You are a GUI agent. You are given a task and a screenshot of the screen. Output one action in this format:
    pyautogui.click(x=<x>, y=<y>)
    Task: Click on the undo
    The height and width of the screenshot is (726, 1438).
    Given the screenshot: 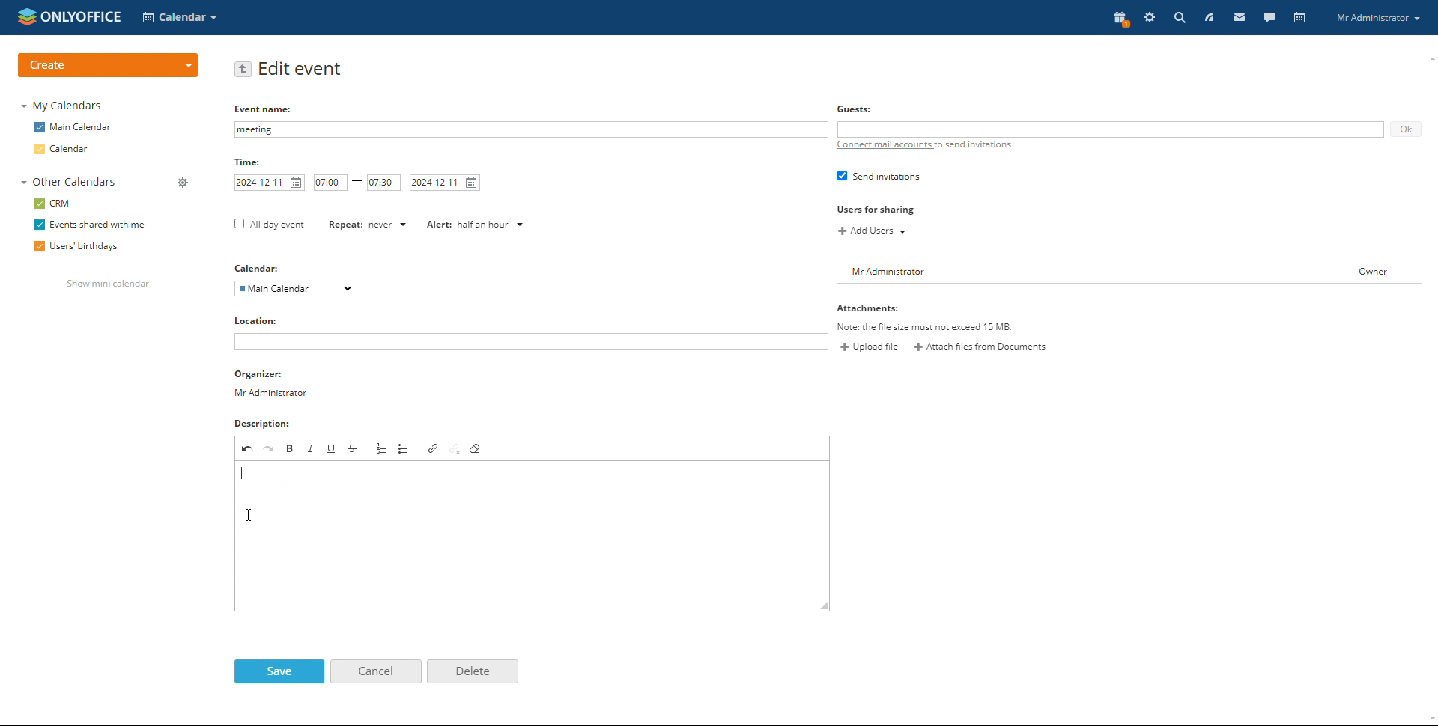 What is the action you would take?
    pyautogui.click(x=248, y=448)
    